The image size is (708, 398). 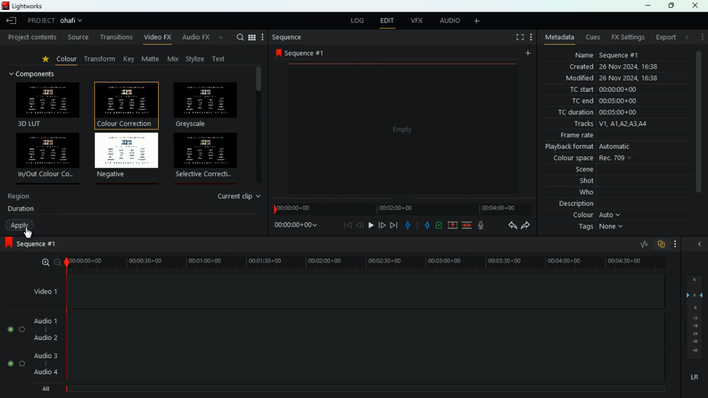 What do you see at coordinates (602, 147) in the screenshot?
I see `playback format` at bounding box center [602, 147].